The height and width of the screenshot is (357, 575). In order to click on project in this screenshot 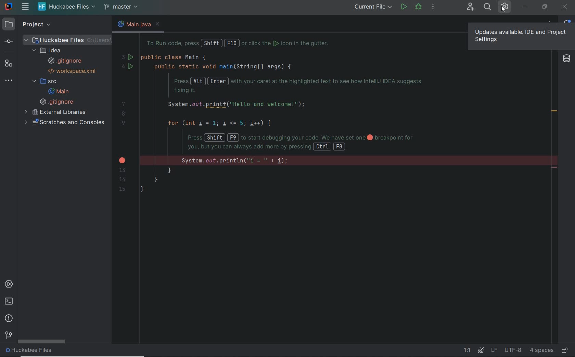, I will do `click(38, 24)`.